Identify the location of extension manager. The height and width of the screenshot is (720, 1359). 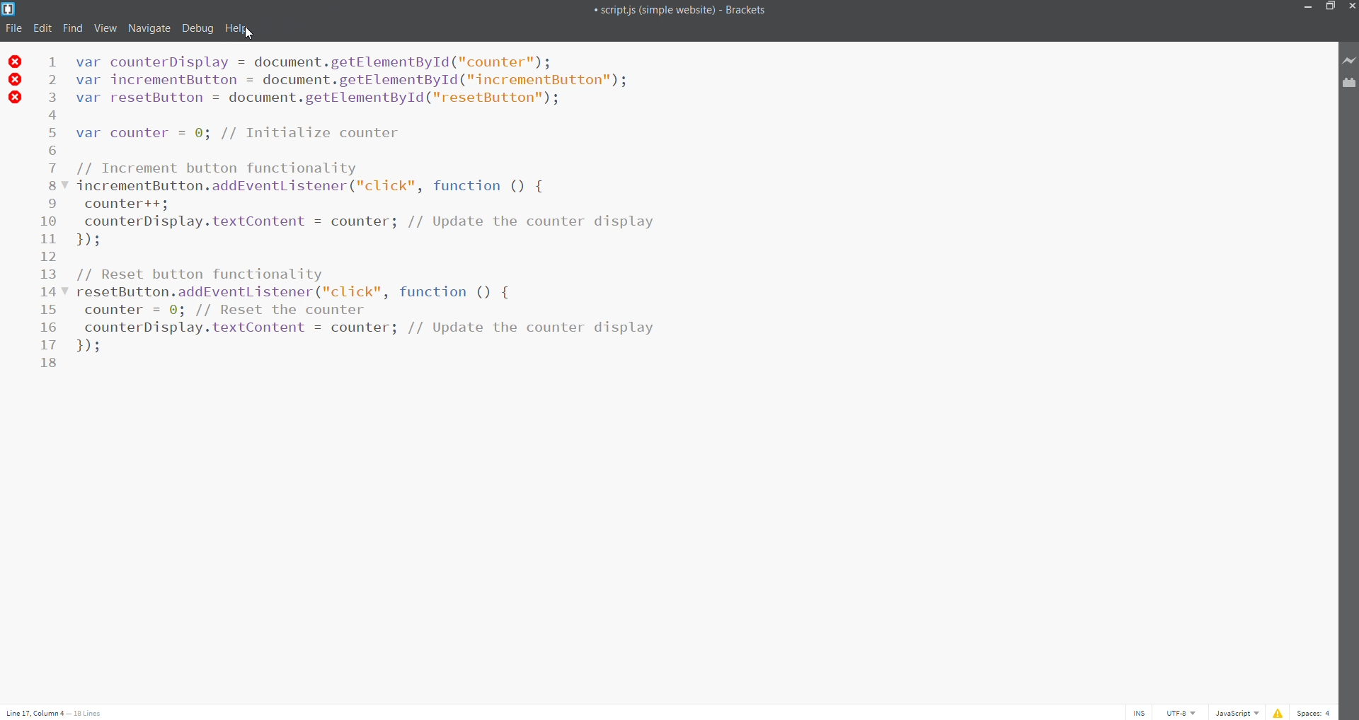
(1350, 84).